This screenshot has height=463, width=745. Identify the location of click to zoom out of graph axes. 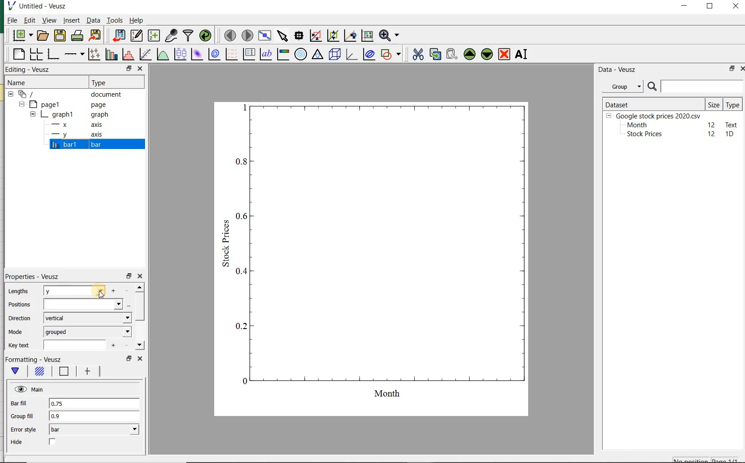
(332, 35).